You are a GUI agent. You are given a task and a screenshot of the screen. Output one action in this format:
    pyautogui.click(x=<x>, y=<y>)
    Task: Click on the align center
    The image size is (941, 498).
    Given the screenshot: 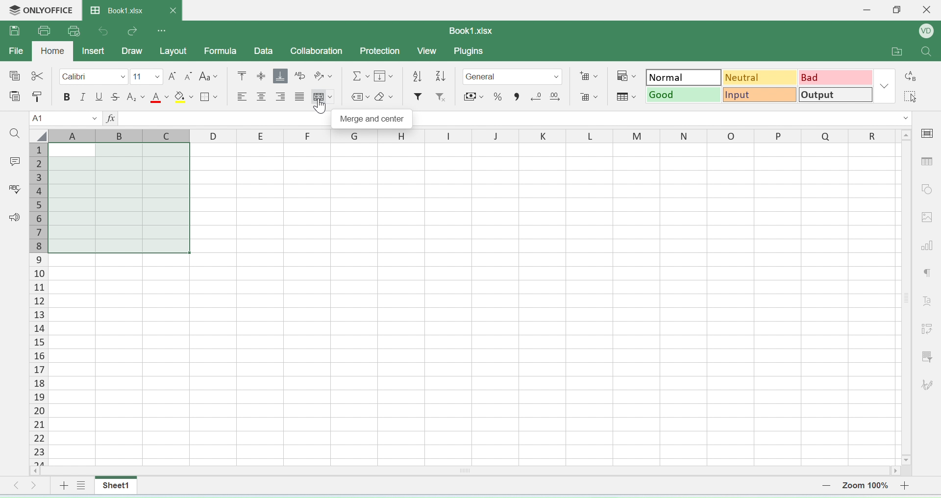 What is the action you would take?
    pyautogui.click(x=262, y=98)
    